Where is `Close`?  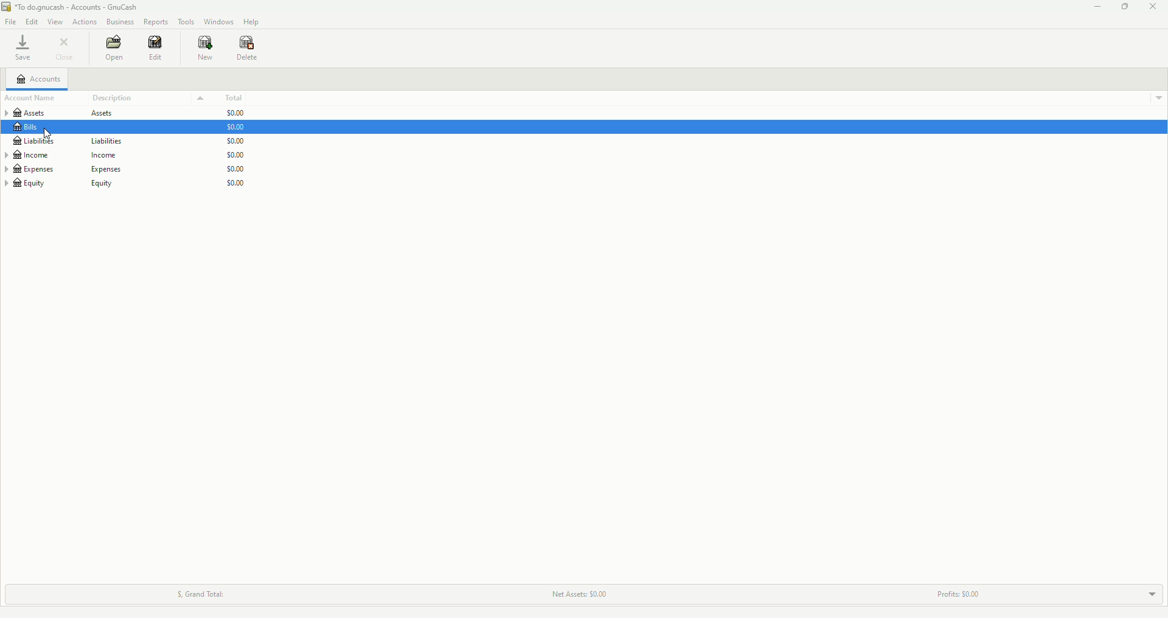
Close is located at coordinates (1155, 7).